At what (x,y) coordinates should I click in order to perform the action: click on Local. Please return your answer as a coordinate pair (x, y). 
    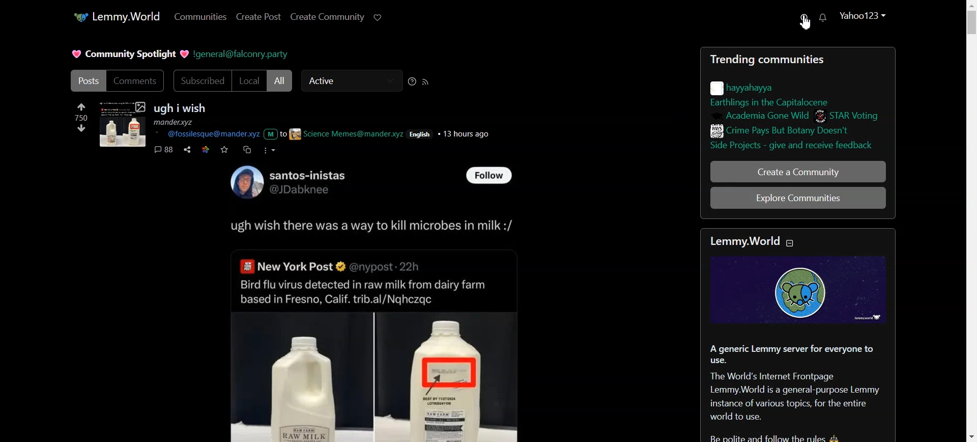
    Looking at the image, I should click on (248, 81).